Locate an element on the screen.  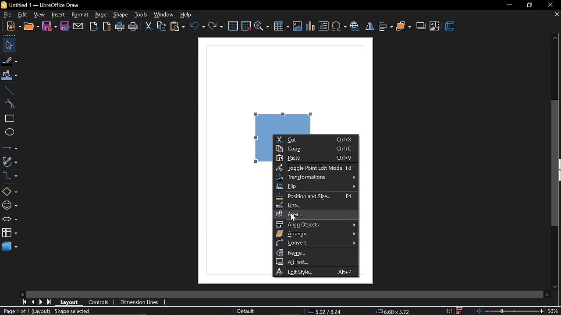
flowchart is located at coordinates (9, 232).